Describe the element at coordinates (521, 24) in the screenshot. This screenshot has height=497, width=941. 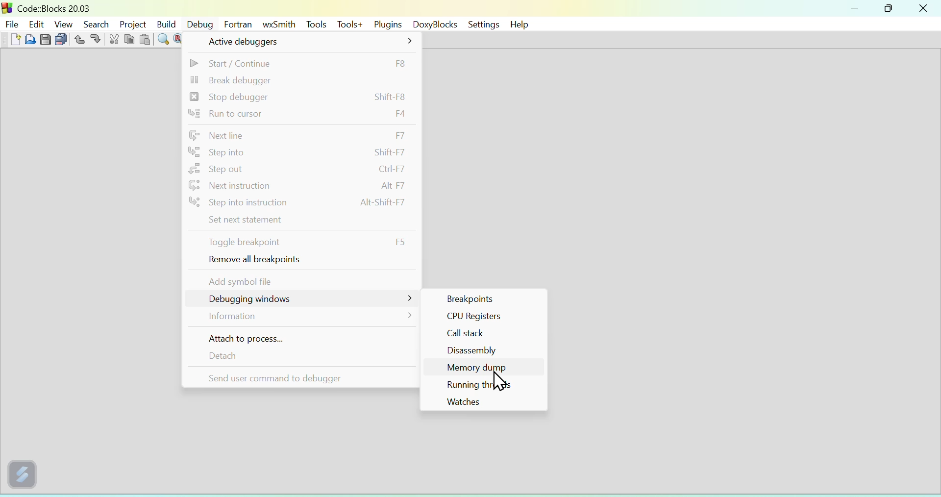
I see `help` at that location.